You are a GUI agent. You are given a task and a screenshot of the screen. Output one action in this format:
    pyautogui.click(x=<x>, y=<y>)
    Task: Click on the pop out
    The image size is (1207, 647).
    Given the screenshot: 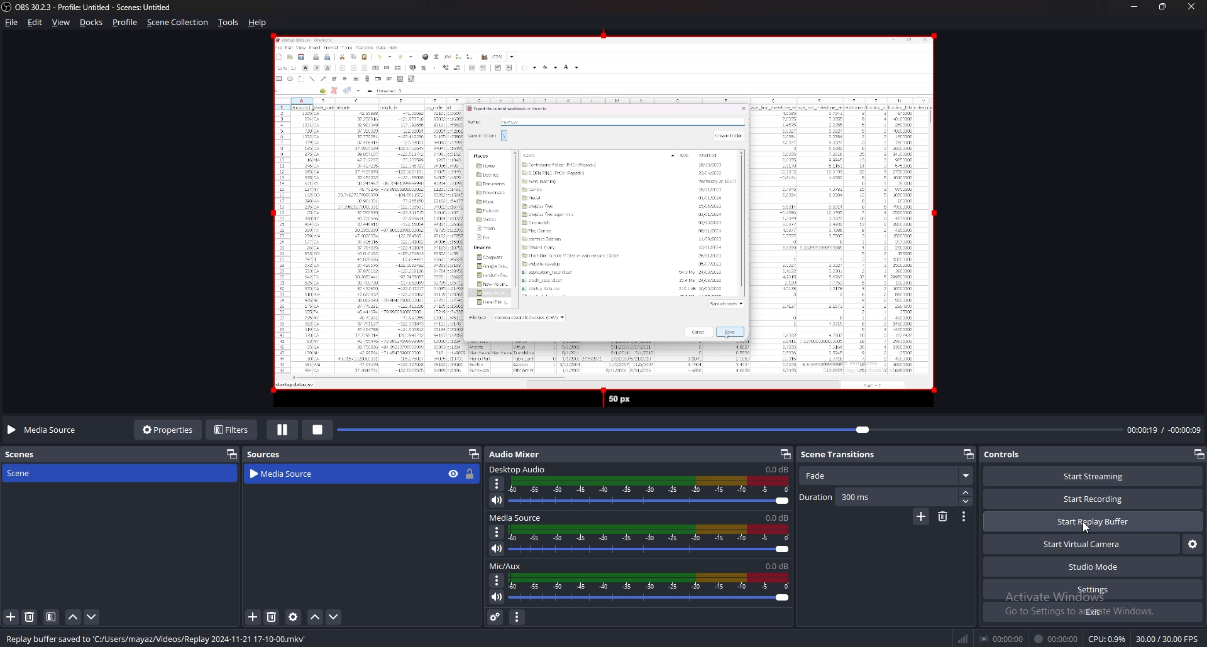 What is the action you would take?
    pyautogui.click(x=473, y=454)
    